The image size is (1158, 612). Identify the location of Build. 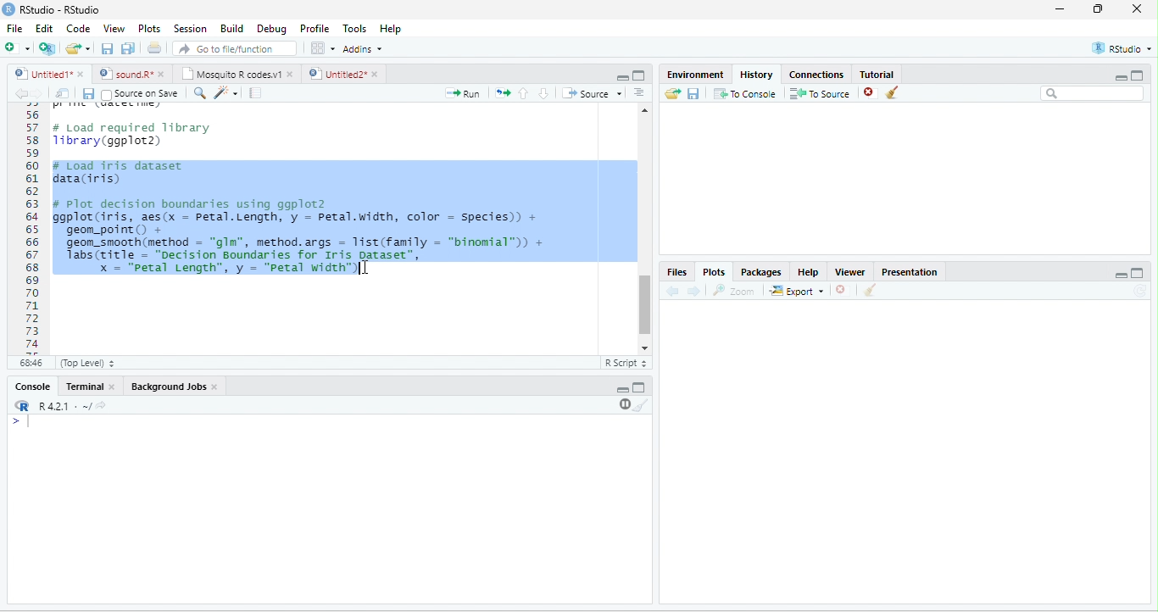
(233, 29).